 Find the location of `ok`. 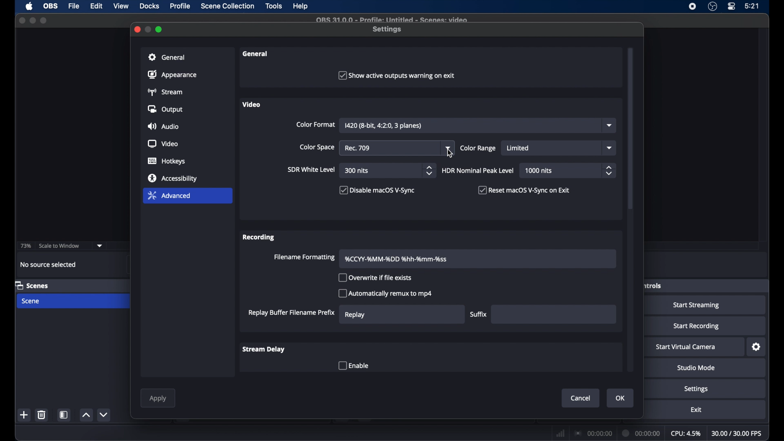

ok is located at coordinates (621, 398).